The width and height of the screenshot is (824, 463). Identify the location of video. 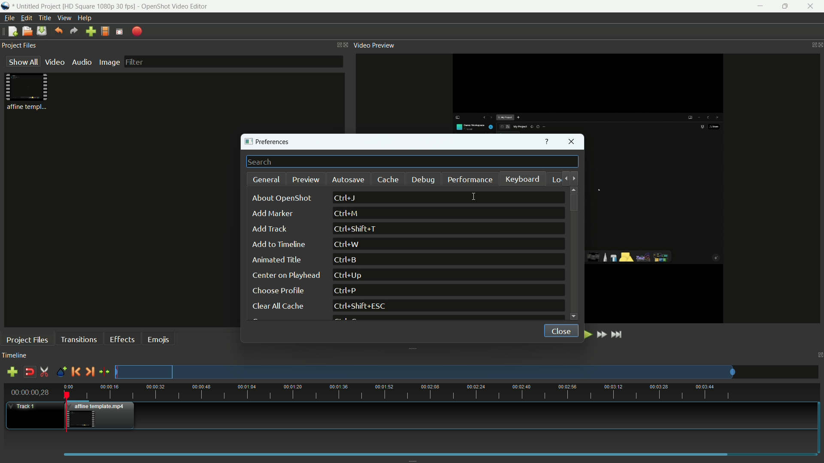
(55, 62).